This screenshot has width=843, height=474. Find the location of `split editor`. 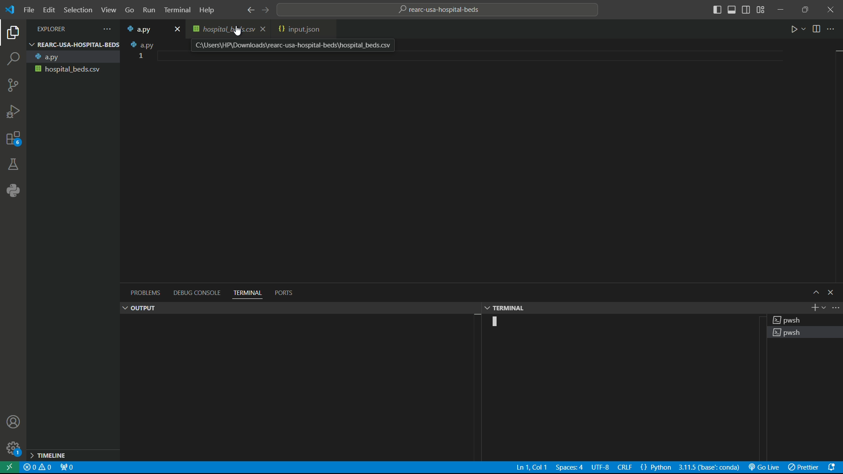

split editor is located at coordinates (816, 30).